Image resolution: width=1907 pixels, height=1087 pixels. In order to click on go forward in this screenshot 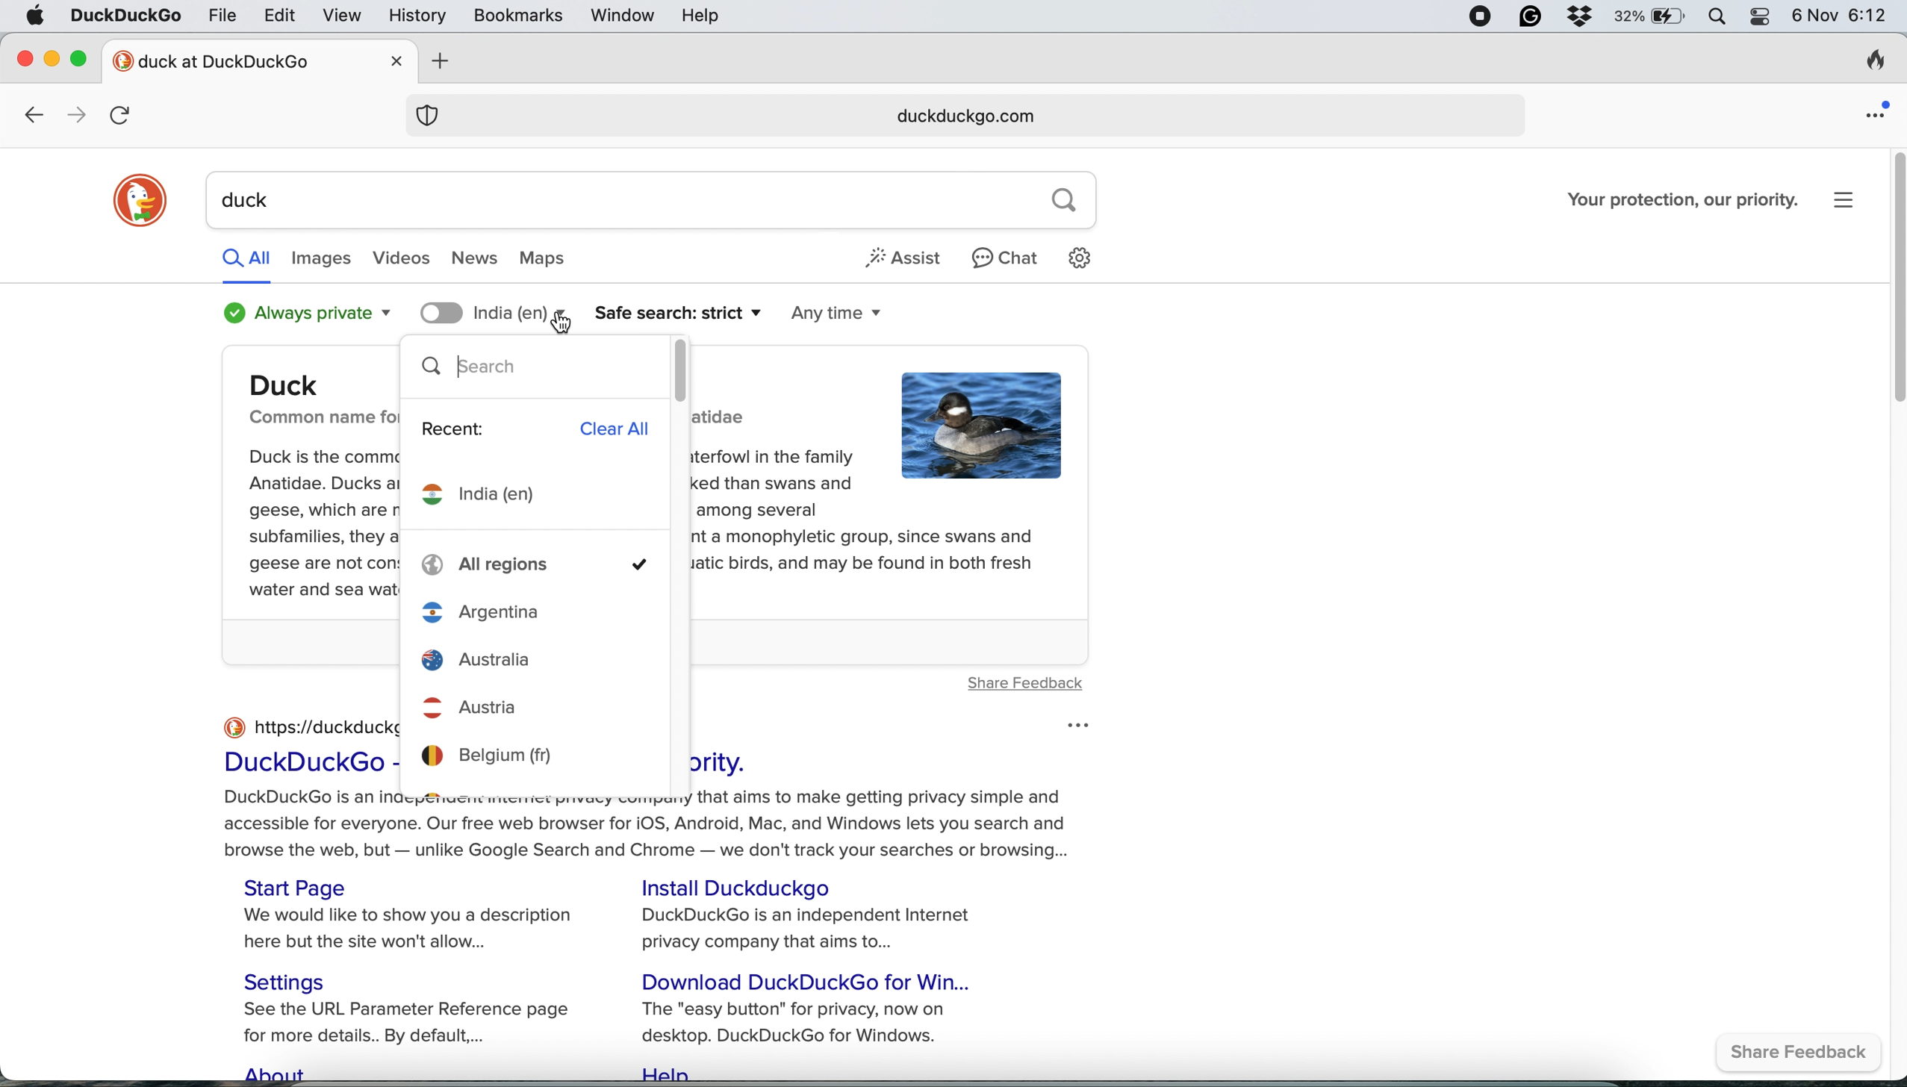, I will do `click(72, 115)`.